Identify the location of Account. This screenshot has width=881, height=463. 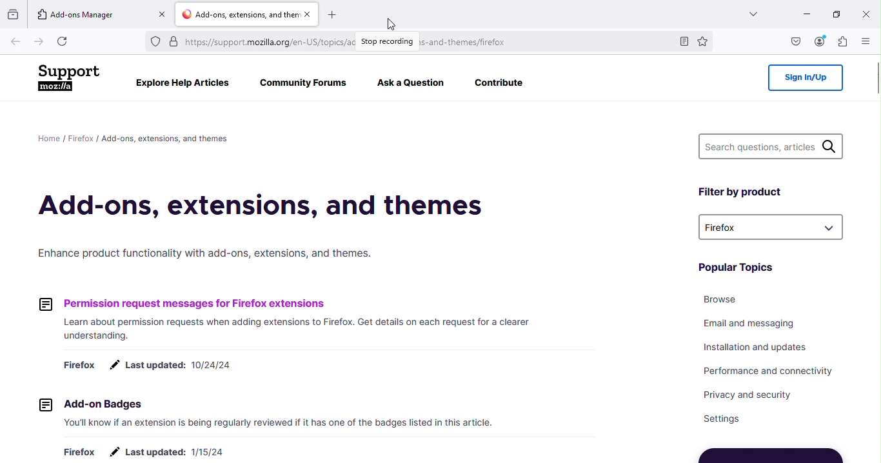
(817, 42).